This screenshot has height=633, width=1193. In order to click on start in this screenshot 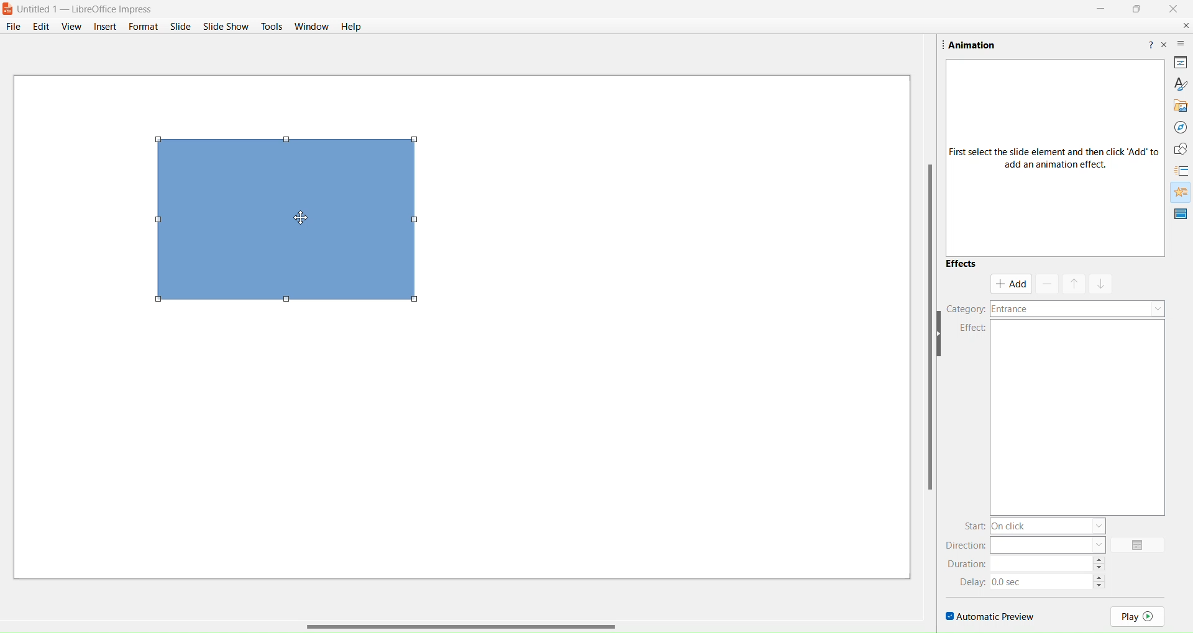, I will do `click(974, 524)`.